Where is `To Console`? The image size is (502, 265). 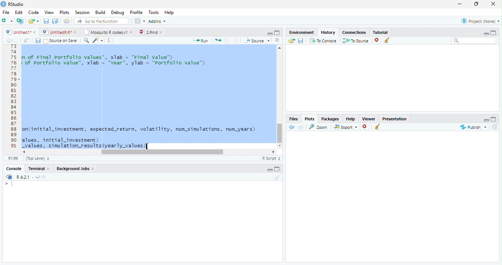 To Console is located at coordinates (323, 40).